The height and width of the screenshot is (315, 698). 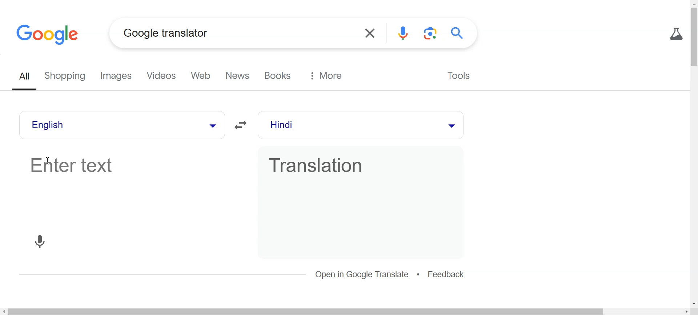 What do you see at coordinates (211, 125) in the screenshot?
I see `Drop down box` at bounding box center [211, 125].